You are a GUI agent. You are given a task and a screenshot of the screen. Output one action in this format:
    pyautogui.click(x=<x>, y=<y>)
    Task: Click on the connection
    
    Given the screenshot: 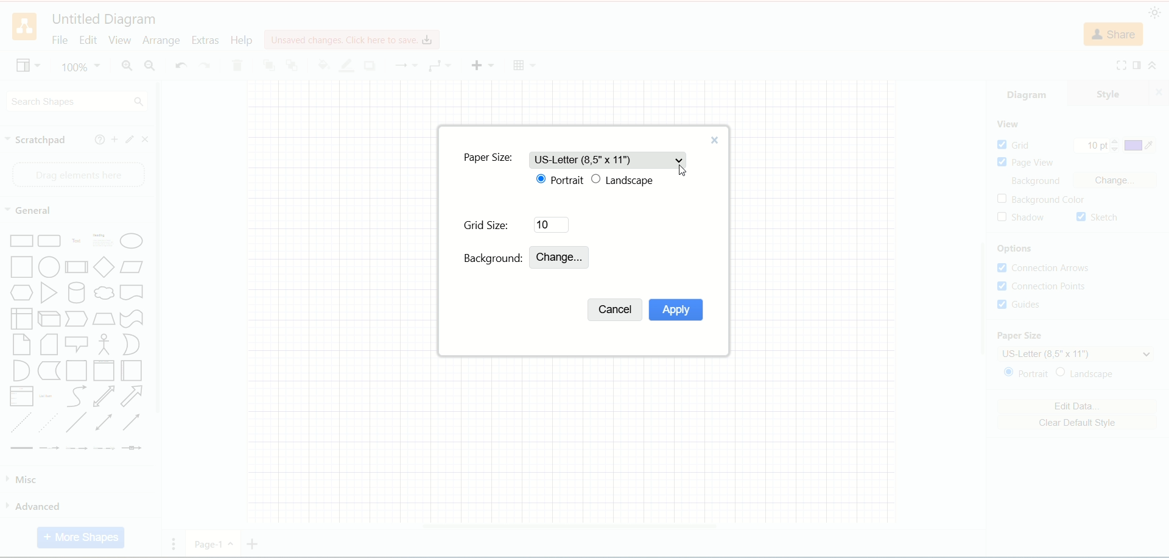 What is the action you would take?
    pyautogui.click(x=440, y=66)
    